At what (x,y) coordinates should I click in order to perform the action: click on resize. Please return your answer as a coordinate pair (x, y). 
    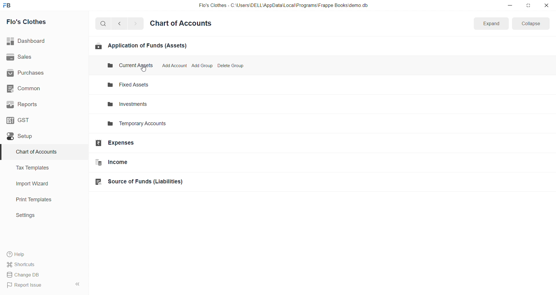
    Looking at the image, I should click on (528, 5).